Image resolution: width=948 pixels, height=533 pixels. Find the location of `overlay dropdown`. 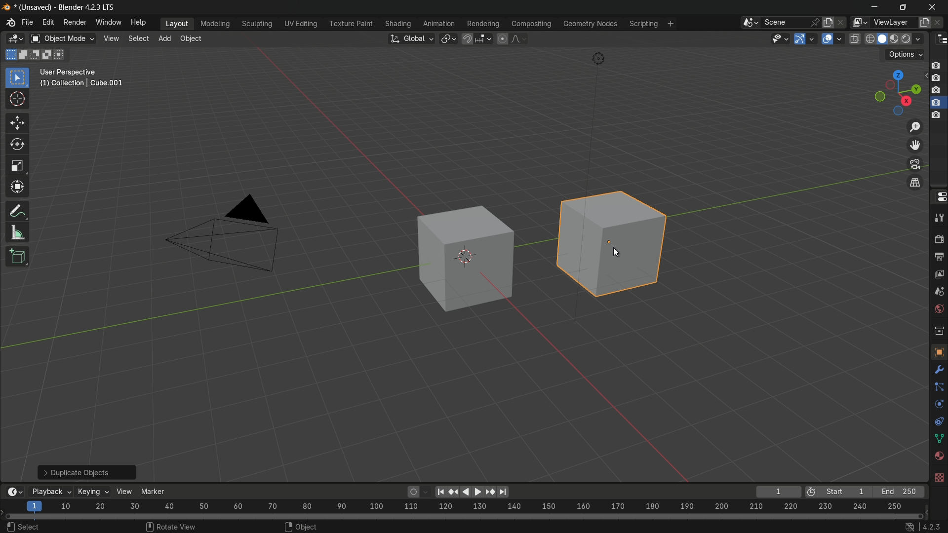

overlay dropdown is located at coordinates (841, 38).